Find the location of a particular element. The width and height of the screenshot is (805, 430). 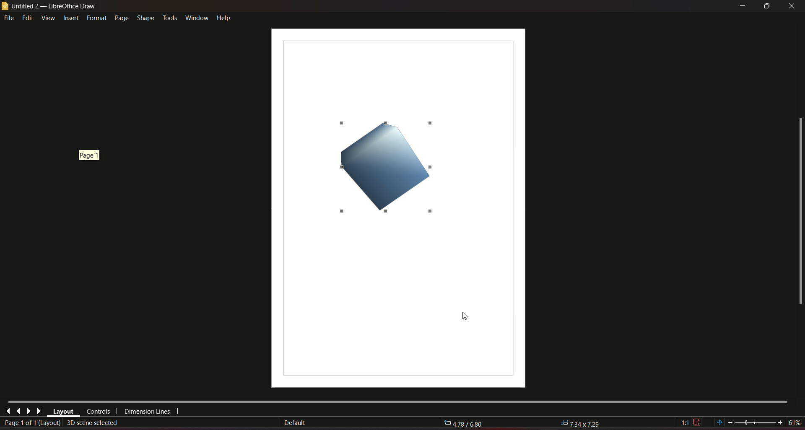

last page is located at coordinates (18, 411).